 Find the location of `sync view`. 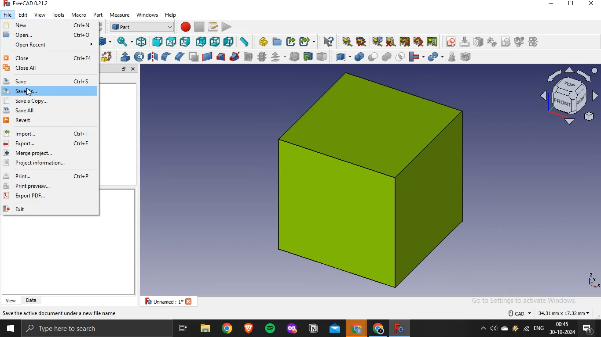

sync view is located at coordinates (125, 41).